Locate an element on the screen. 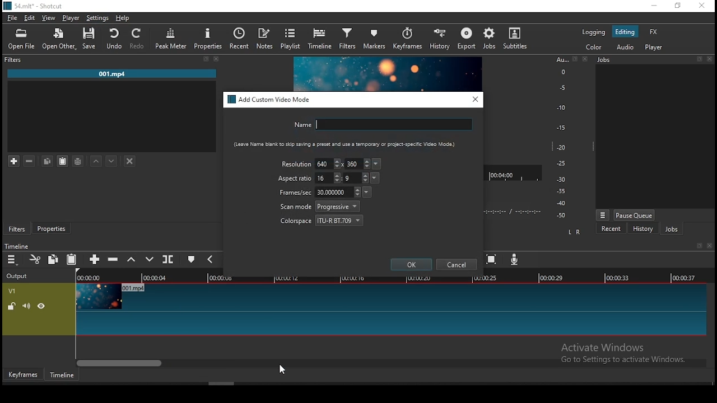 The width and height of the screenshot is (717, 403). name is located at coordinates (381, 124).